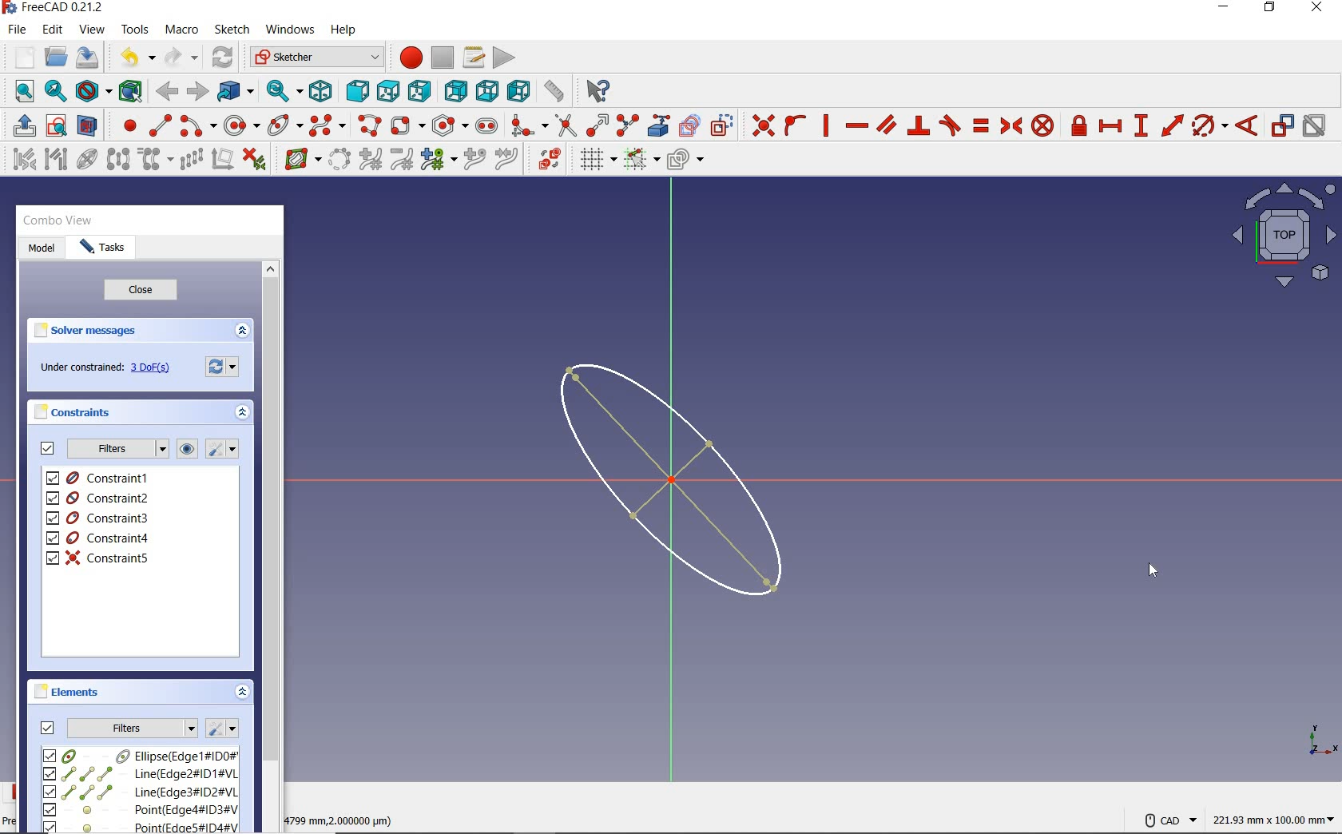 This screenshot has width=1342, height=834. What do you see at coordinates (126, 125) in the screenshot?
I see `create point` at bounding box center [126, 125].